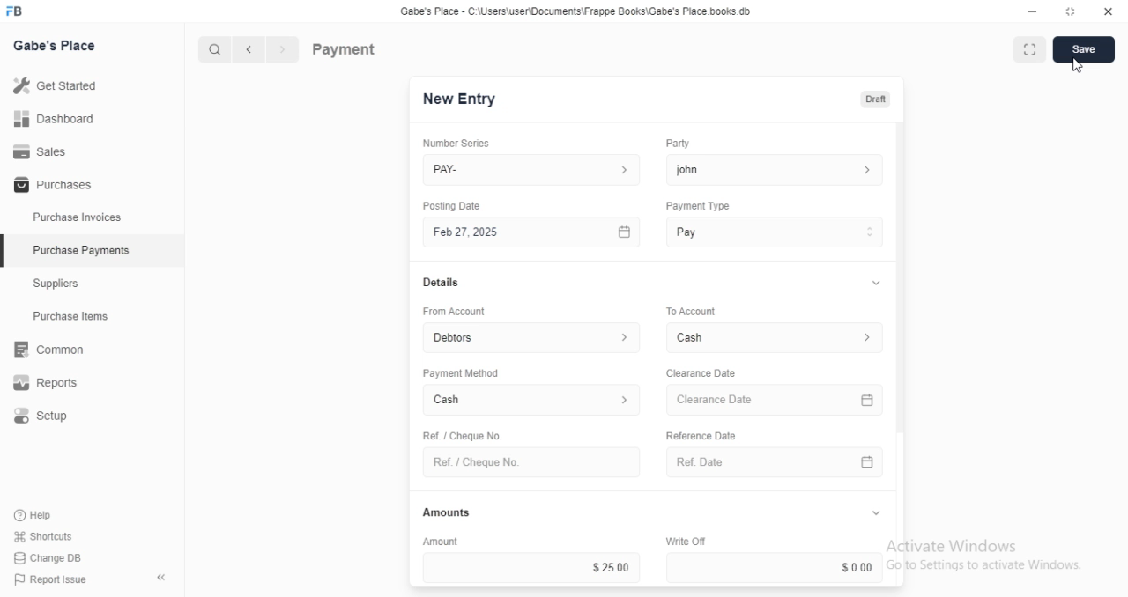 Image resolution: width=1128 pixels, height=597 pixels. Describe the element at coordinates (48, 350) in the screenshot. I see `Rit
Common` at that location.